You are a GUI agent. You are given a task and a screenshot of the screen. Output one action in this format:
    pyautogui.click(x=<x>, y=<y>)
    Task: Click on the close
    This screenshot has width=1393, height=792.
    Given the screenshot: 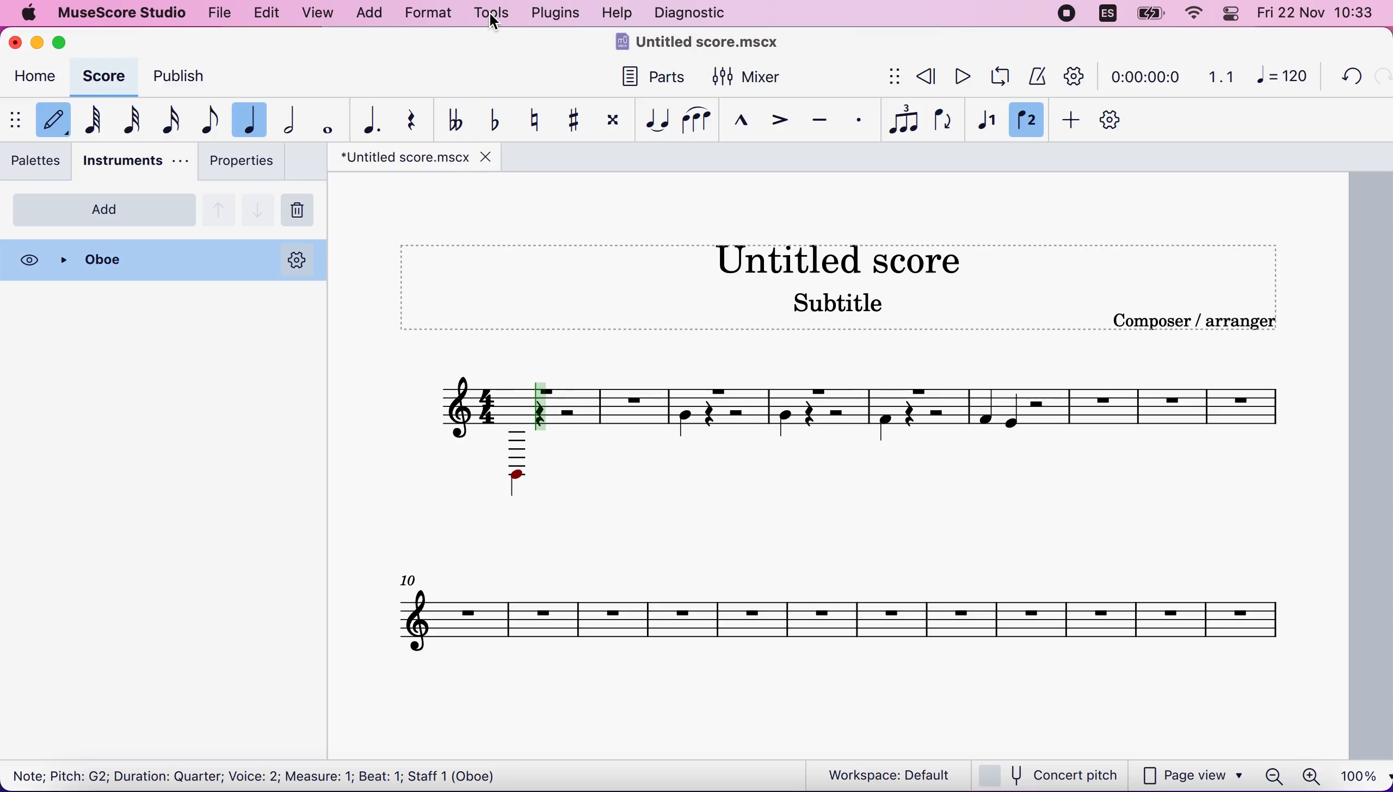 What is the action you would take?
    pyautogui.click(x=14, y=44)
    